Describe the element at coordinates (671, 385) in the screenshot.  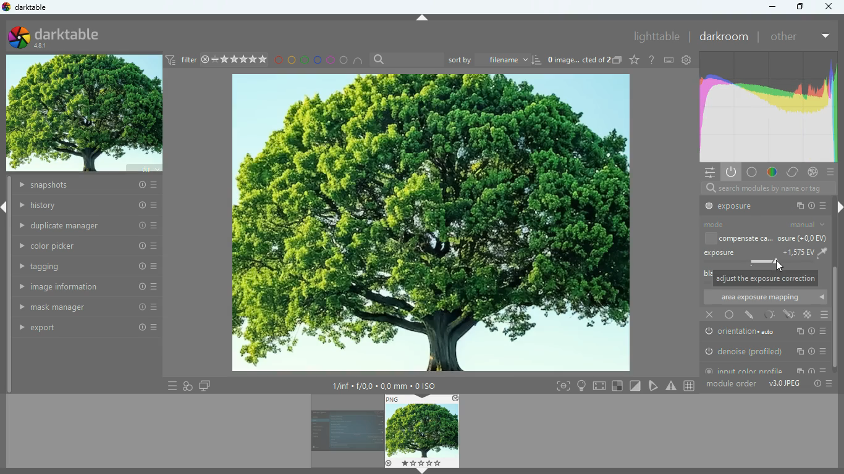
I see `warning` at that location.